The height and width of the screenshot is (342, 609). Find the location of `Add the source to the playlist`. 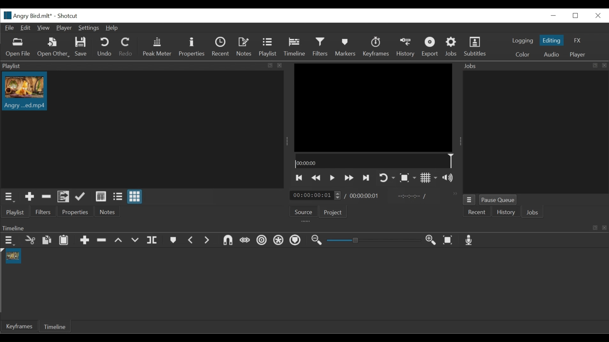

Add the source to the playlist is located at coordinates (29, 198).